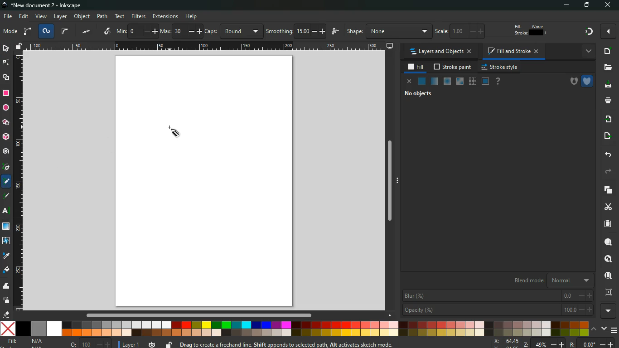 The height and width of the screenshot is (348, 619). I want to click on mode, so click(10, 32).